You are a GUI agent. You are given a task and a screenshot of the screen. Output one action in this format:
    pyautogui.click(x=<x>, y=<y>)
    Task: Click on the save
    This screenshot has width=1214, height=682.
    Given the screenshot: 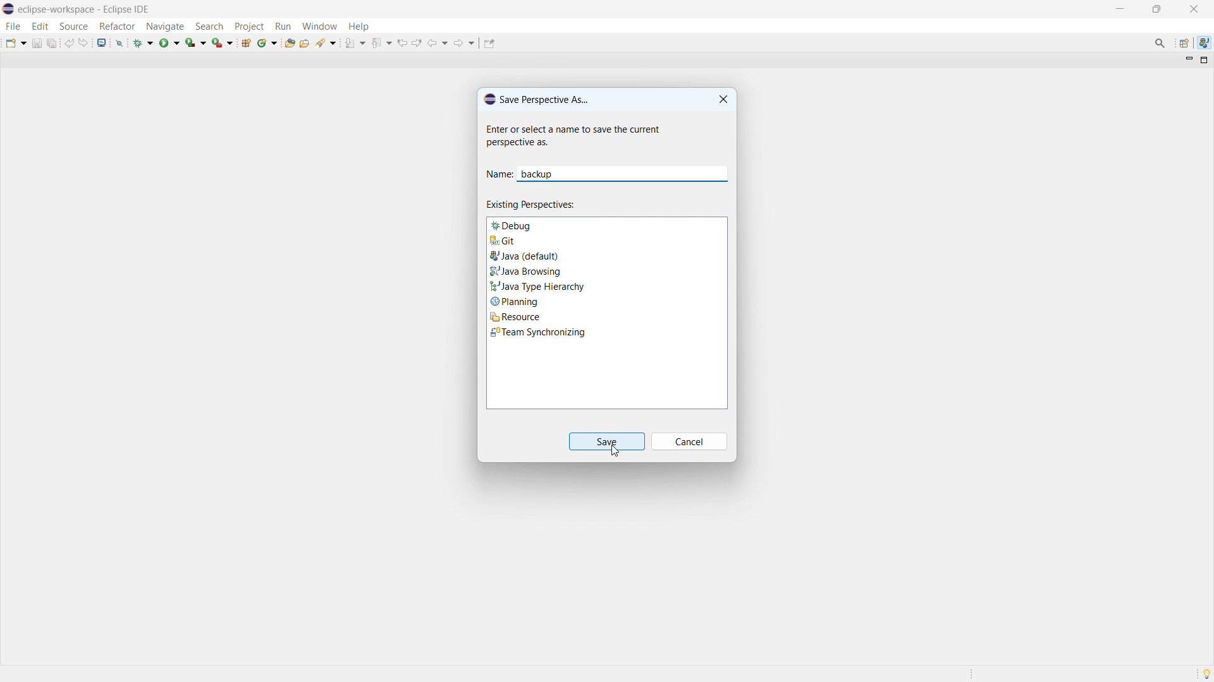 What is the action you would take?
    pyautogui.click(x=37, y=43)
    